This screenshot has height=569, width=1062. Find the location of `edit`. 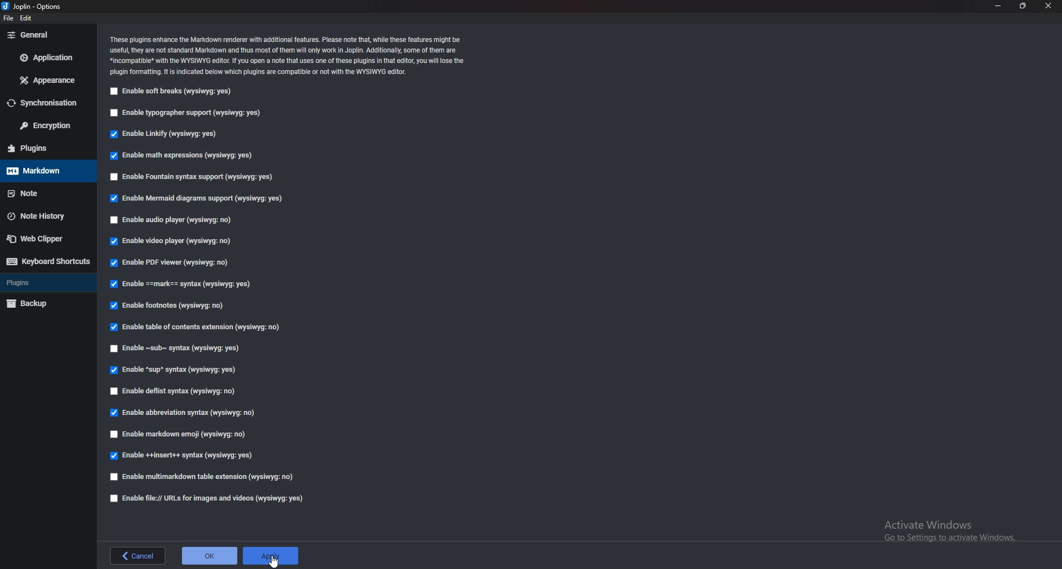

edit is located at coordinates (28, 18).